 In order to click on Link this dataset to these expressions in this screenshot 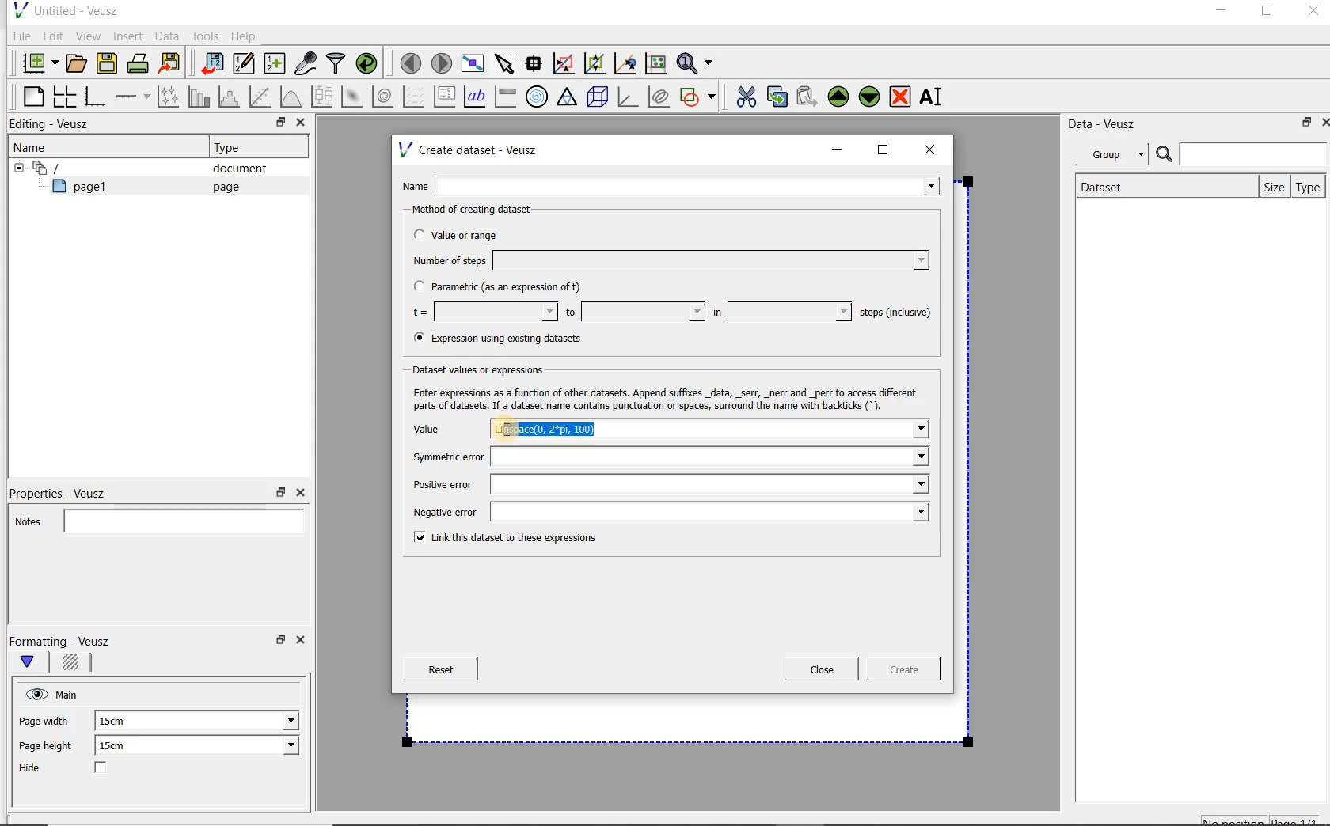, I will do `click(500, 539)`.